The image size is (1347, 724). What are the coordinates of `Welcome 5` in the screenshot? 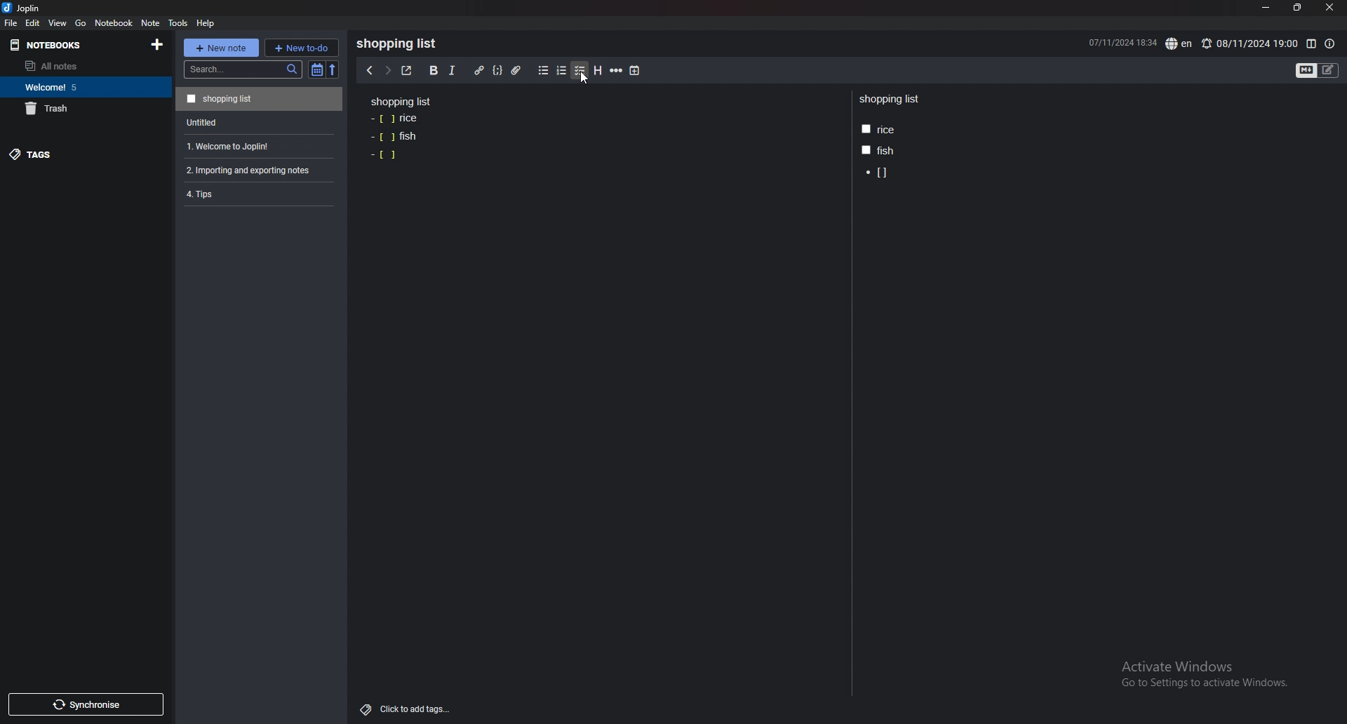 It's located at (82, 86).